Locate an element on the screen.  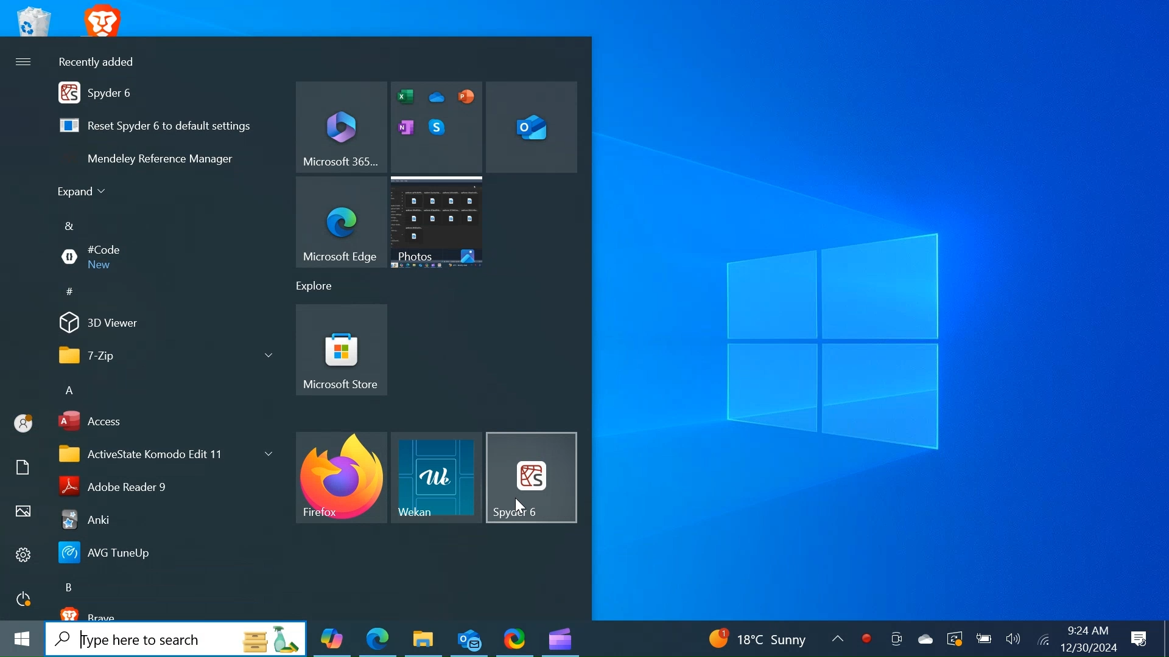
File Explorer is located at coordinates (423, 638).